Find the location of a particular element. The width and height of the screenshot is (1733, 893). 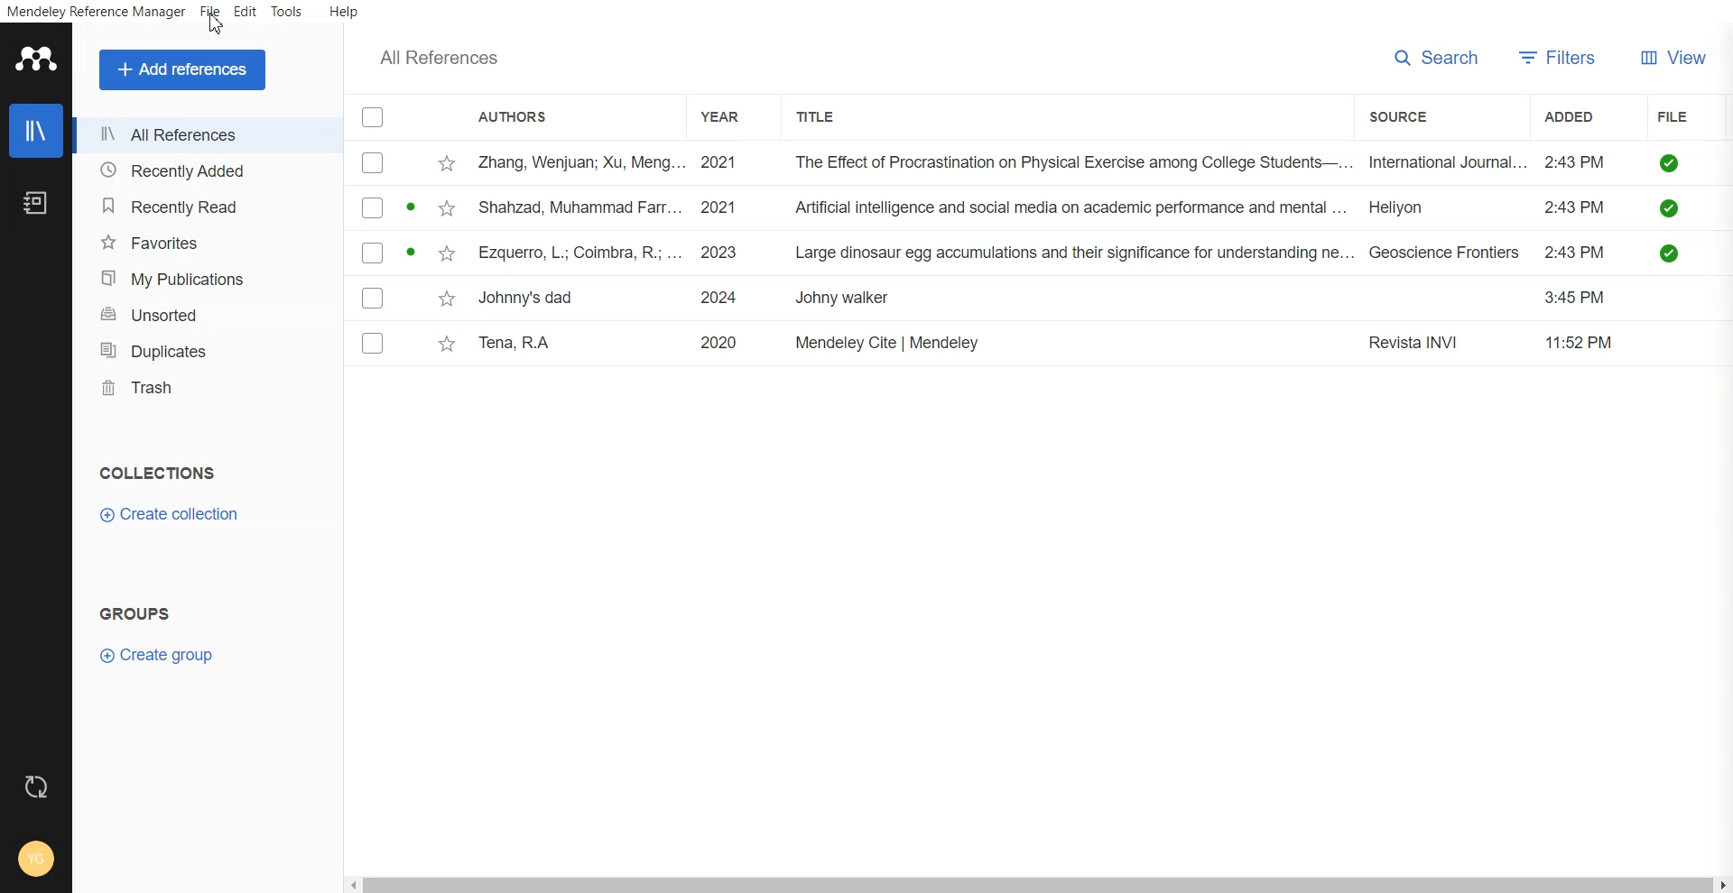

Title is located at coordinates (821, 116).